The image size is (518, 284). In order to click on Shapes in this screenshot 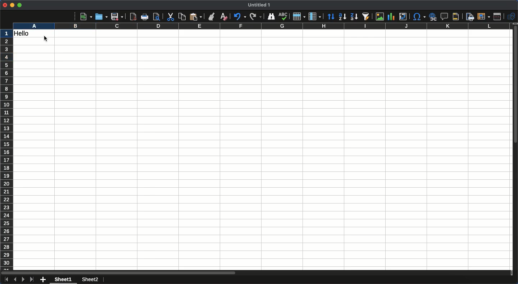, I will do `click(512, 17)`.